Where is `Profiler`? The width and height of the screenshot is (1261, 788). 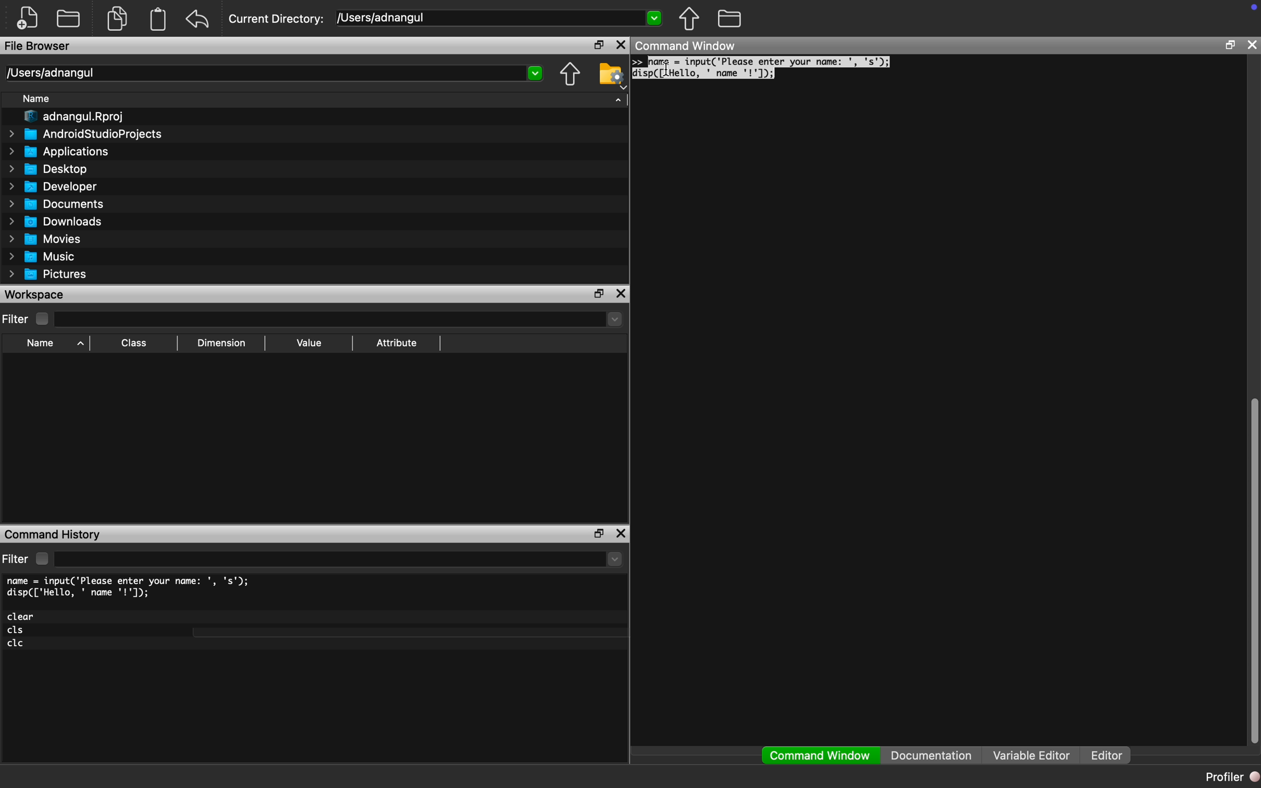 Profiler is located at coordinates (1231, 776).